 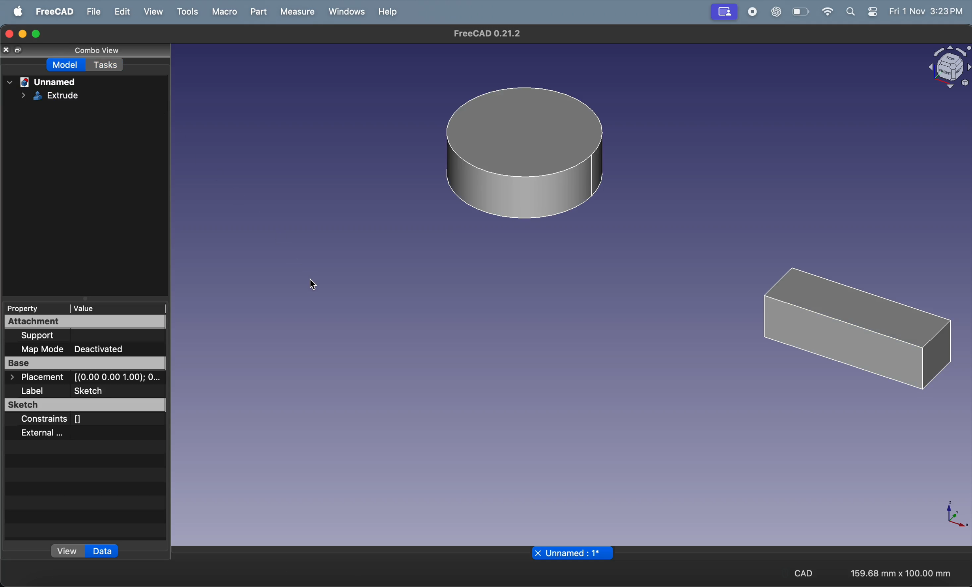 What do you see at coordinates (20, 50) in the screenshot?
I see `resize` at bounding box center [20, 50].